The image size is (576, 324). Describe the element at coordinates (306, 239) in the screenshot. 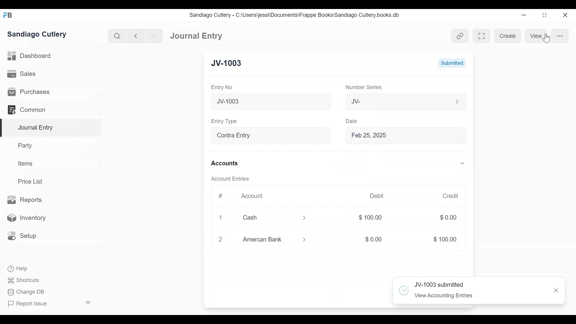

I see `Expand` at that location.